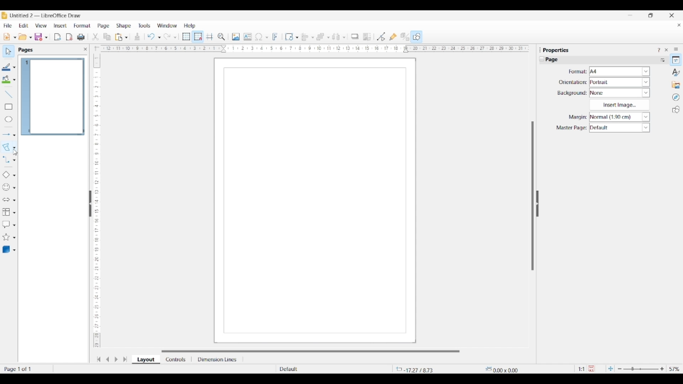  What do you see at coordinates (5, 187) in the screenshot?
I see `Selected symbol` at bounding box center [5, 187].